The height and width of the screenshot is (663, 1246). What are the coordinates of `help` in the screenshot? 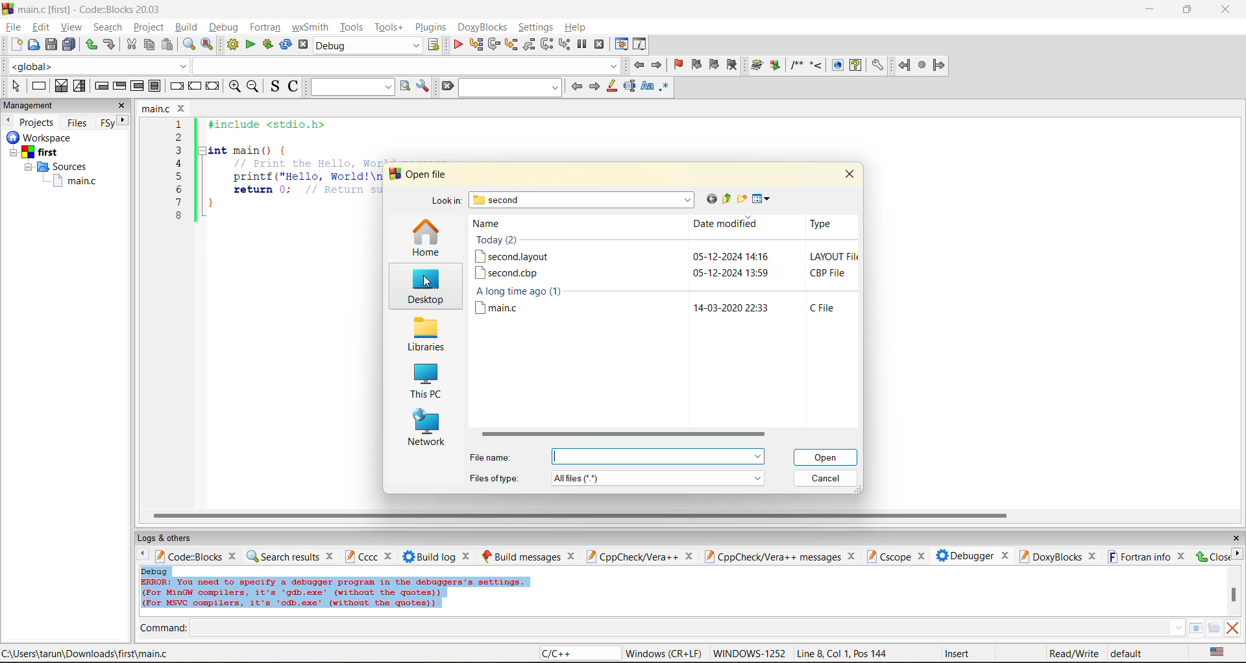 It's located at (577, 27).